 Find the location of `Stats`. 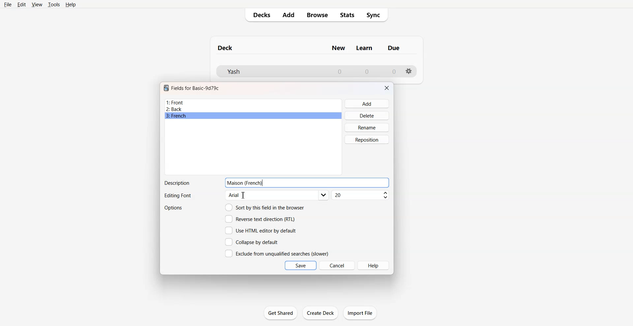

Stats is located at coordinates (347, 15).